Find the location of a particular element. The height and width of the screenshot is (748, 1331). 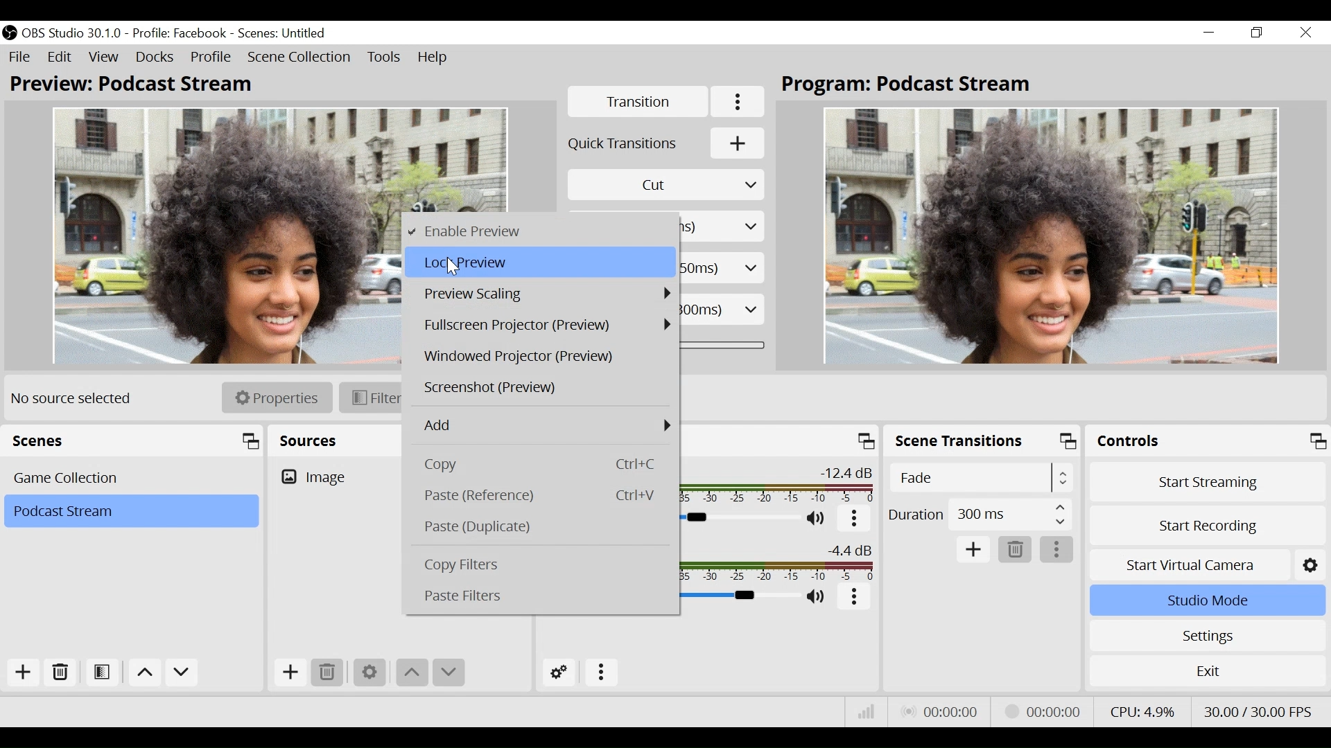

Restore is located at coordinates (1255, 33).